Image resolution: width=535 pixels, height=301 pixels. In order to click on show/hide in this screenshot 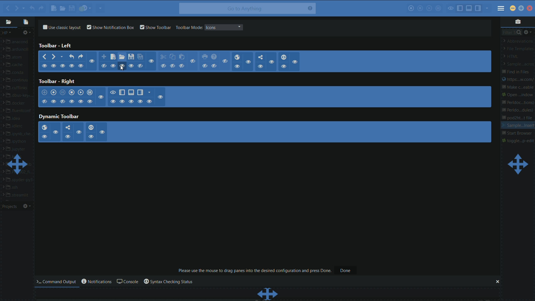, I will do `click(205, 66)`.